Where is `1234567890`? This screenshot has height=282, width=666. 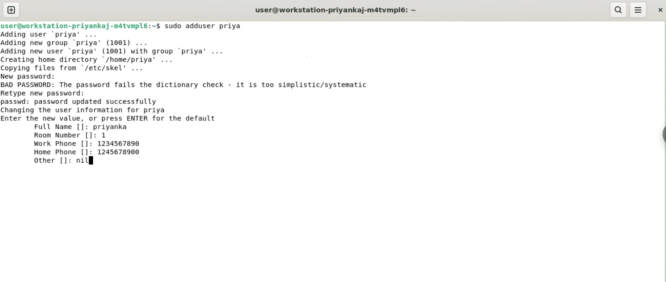 1234567890 is located at coordinates (123, 144).